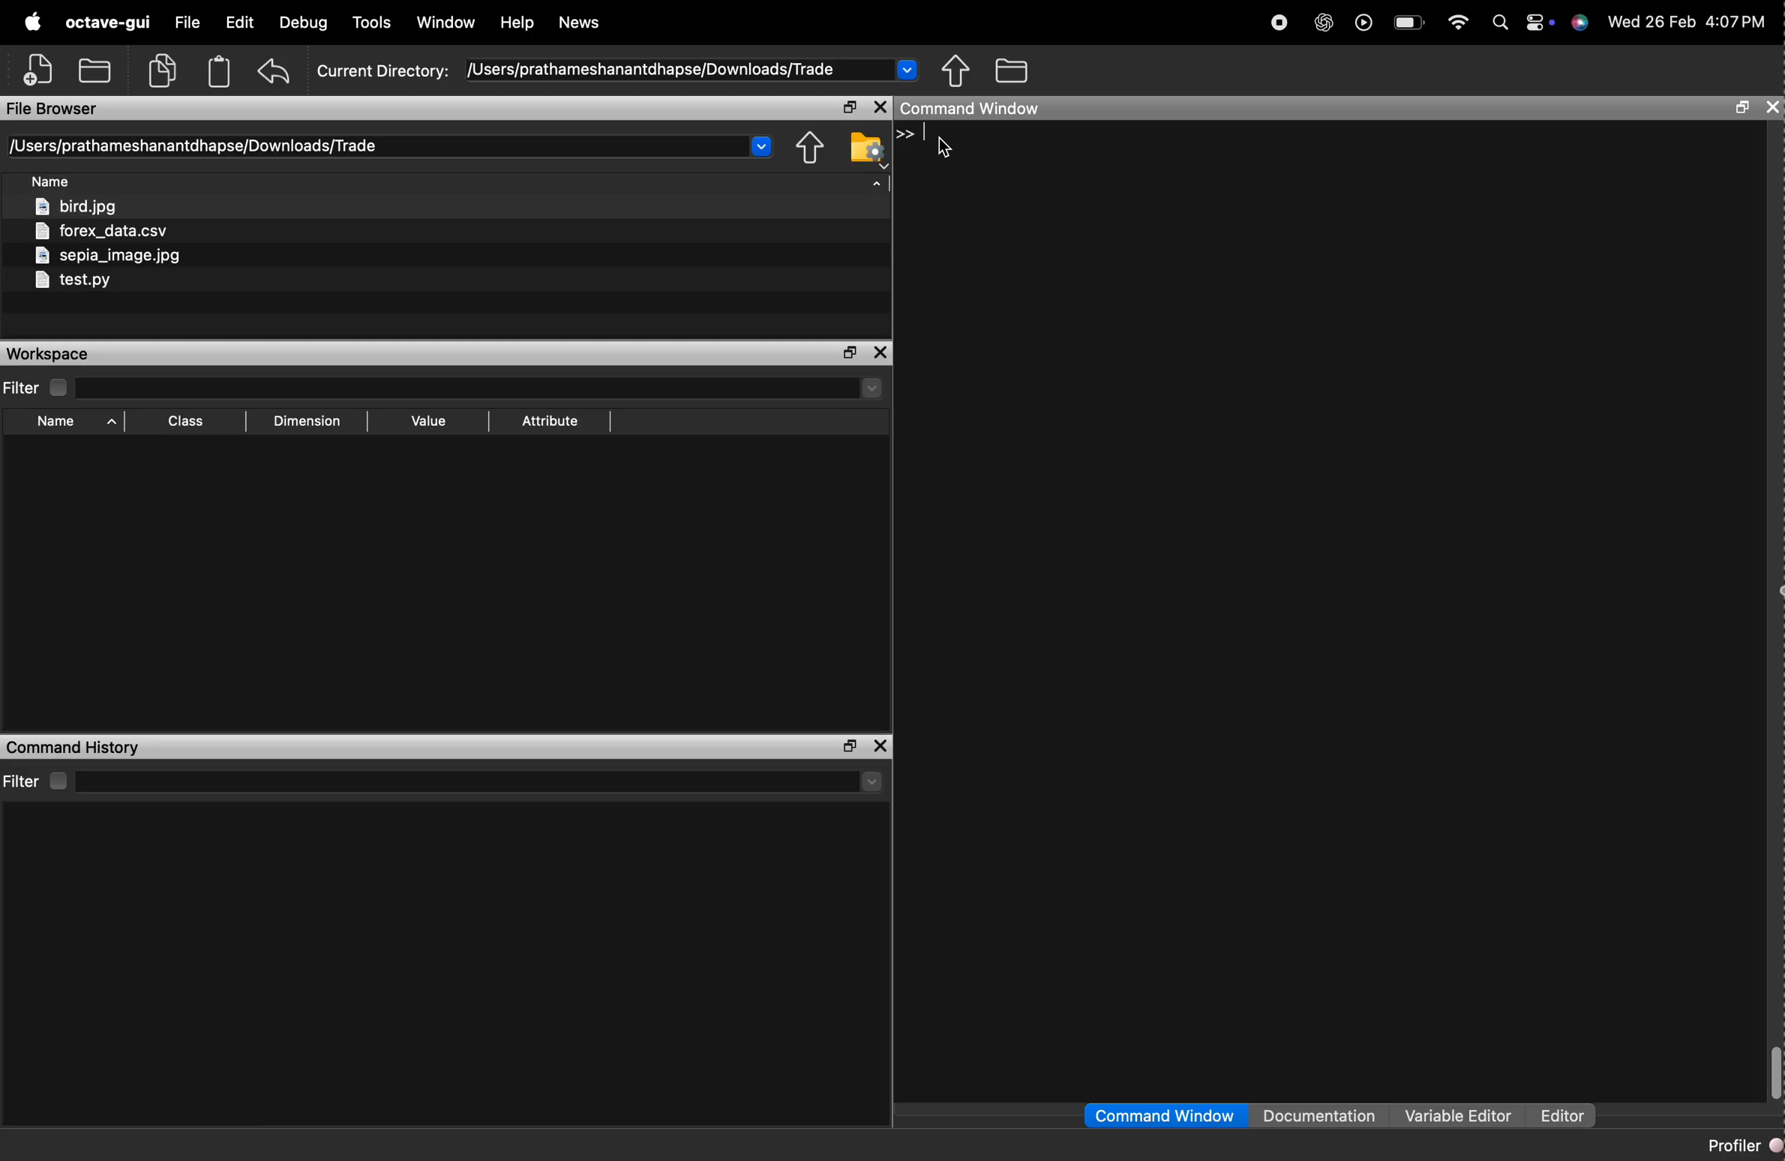  I want to click on folder settings, so click(868, 150).